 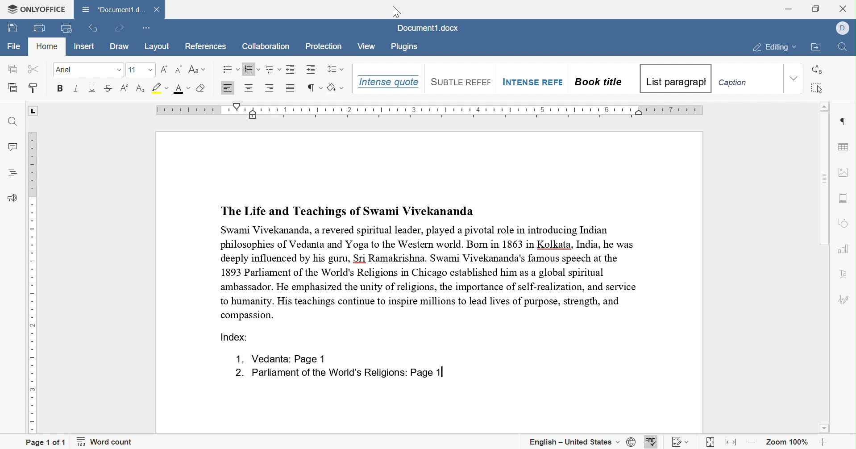 I want to click on document1.d, so click(x=113, y=9).